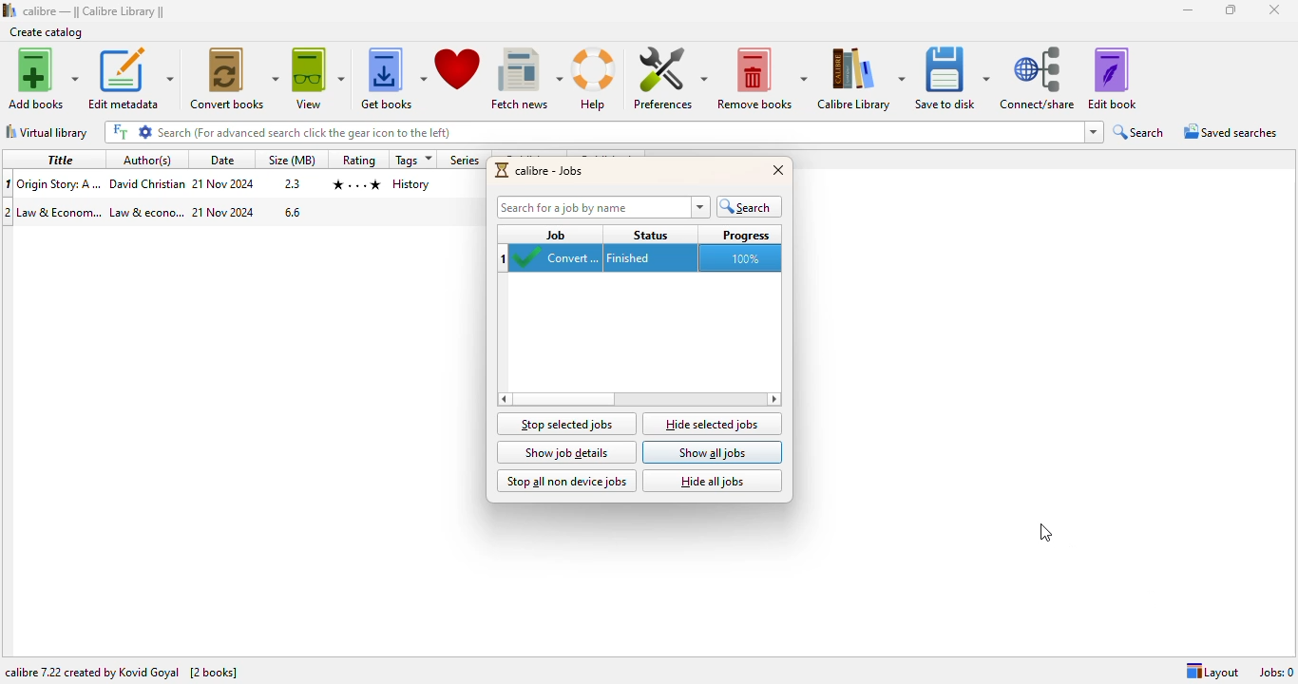  What do you see at coordinates (750, 207) in the screenshot?
I see `search` at bounding box center [750, 207].